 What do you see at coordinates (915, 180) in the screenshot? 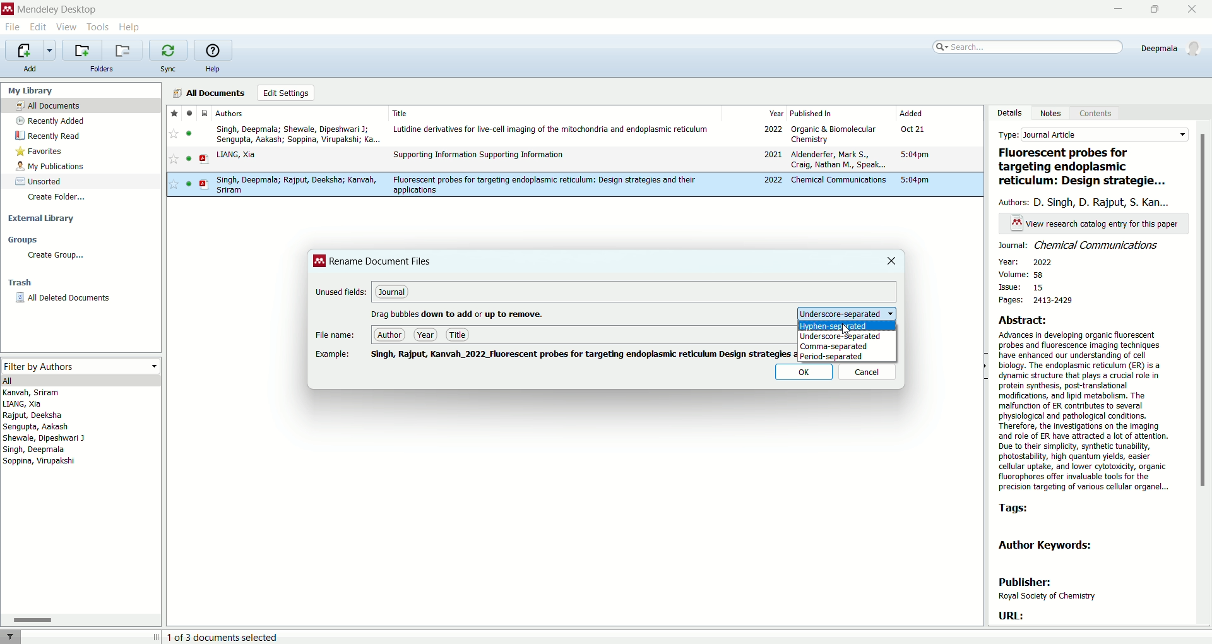
I see `5:04pm` at bounding box center [915, 180].